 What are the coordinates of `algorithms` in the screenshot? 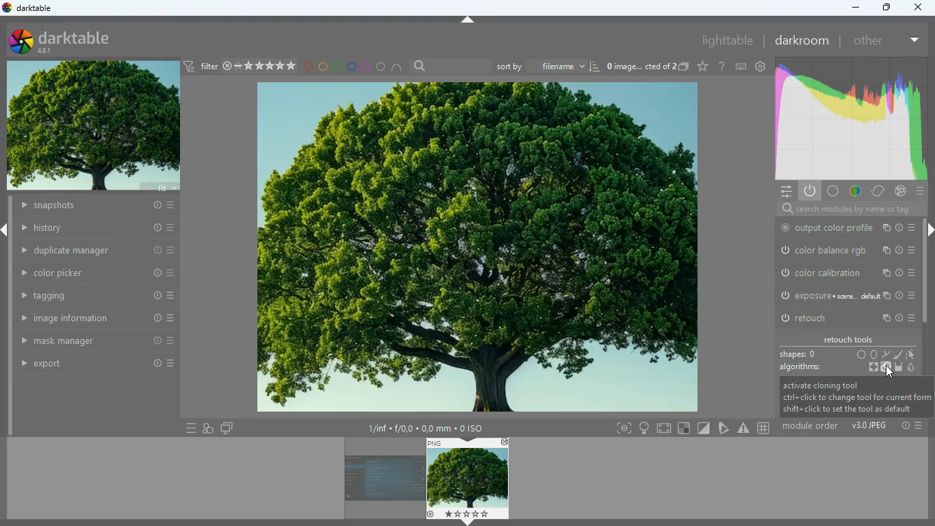 It's located at (801, 366).